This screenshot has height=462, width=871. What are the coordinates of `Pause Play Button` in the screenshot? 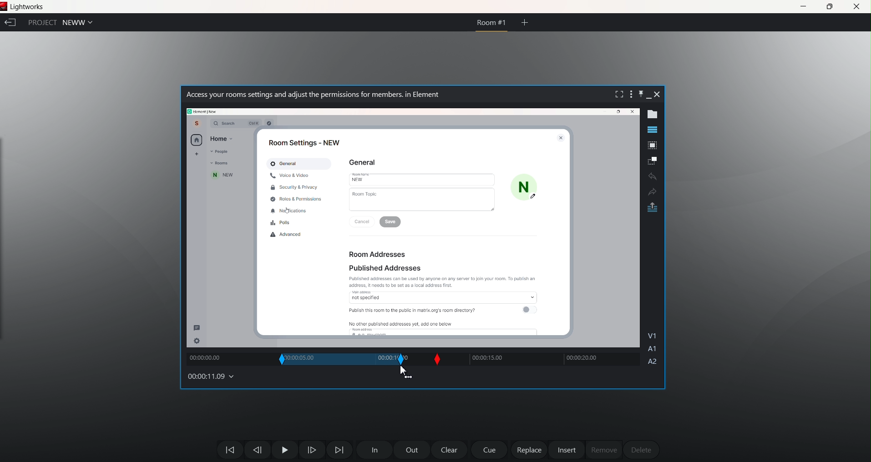 It's located at (283, 450).